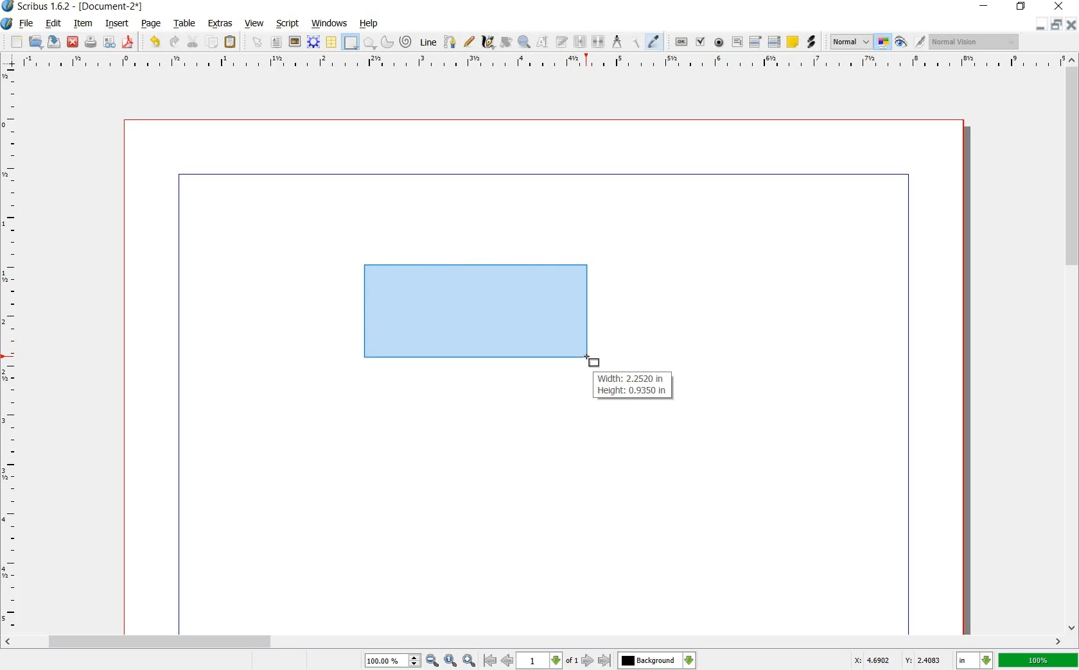  Describe the element at coordinates (186, 24) in the screenshot. I see `TABLE` at that location.